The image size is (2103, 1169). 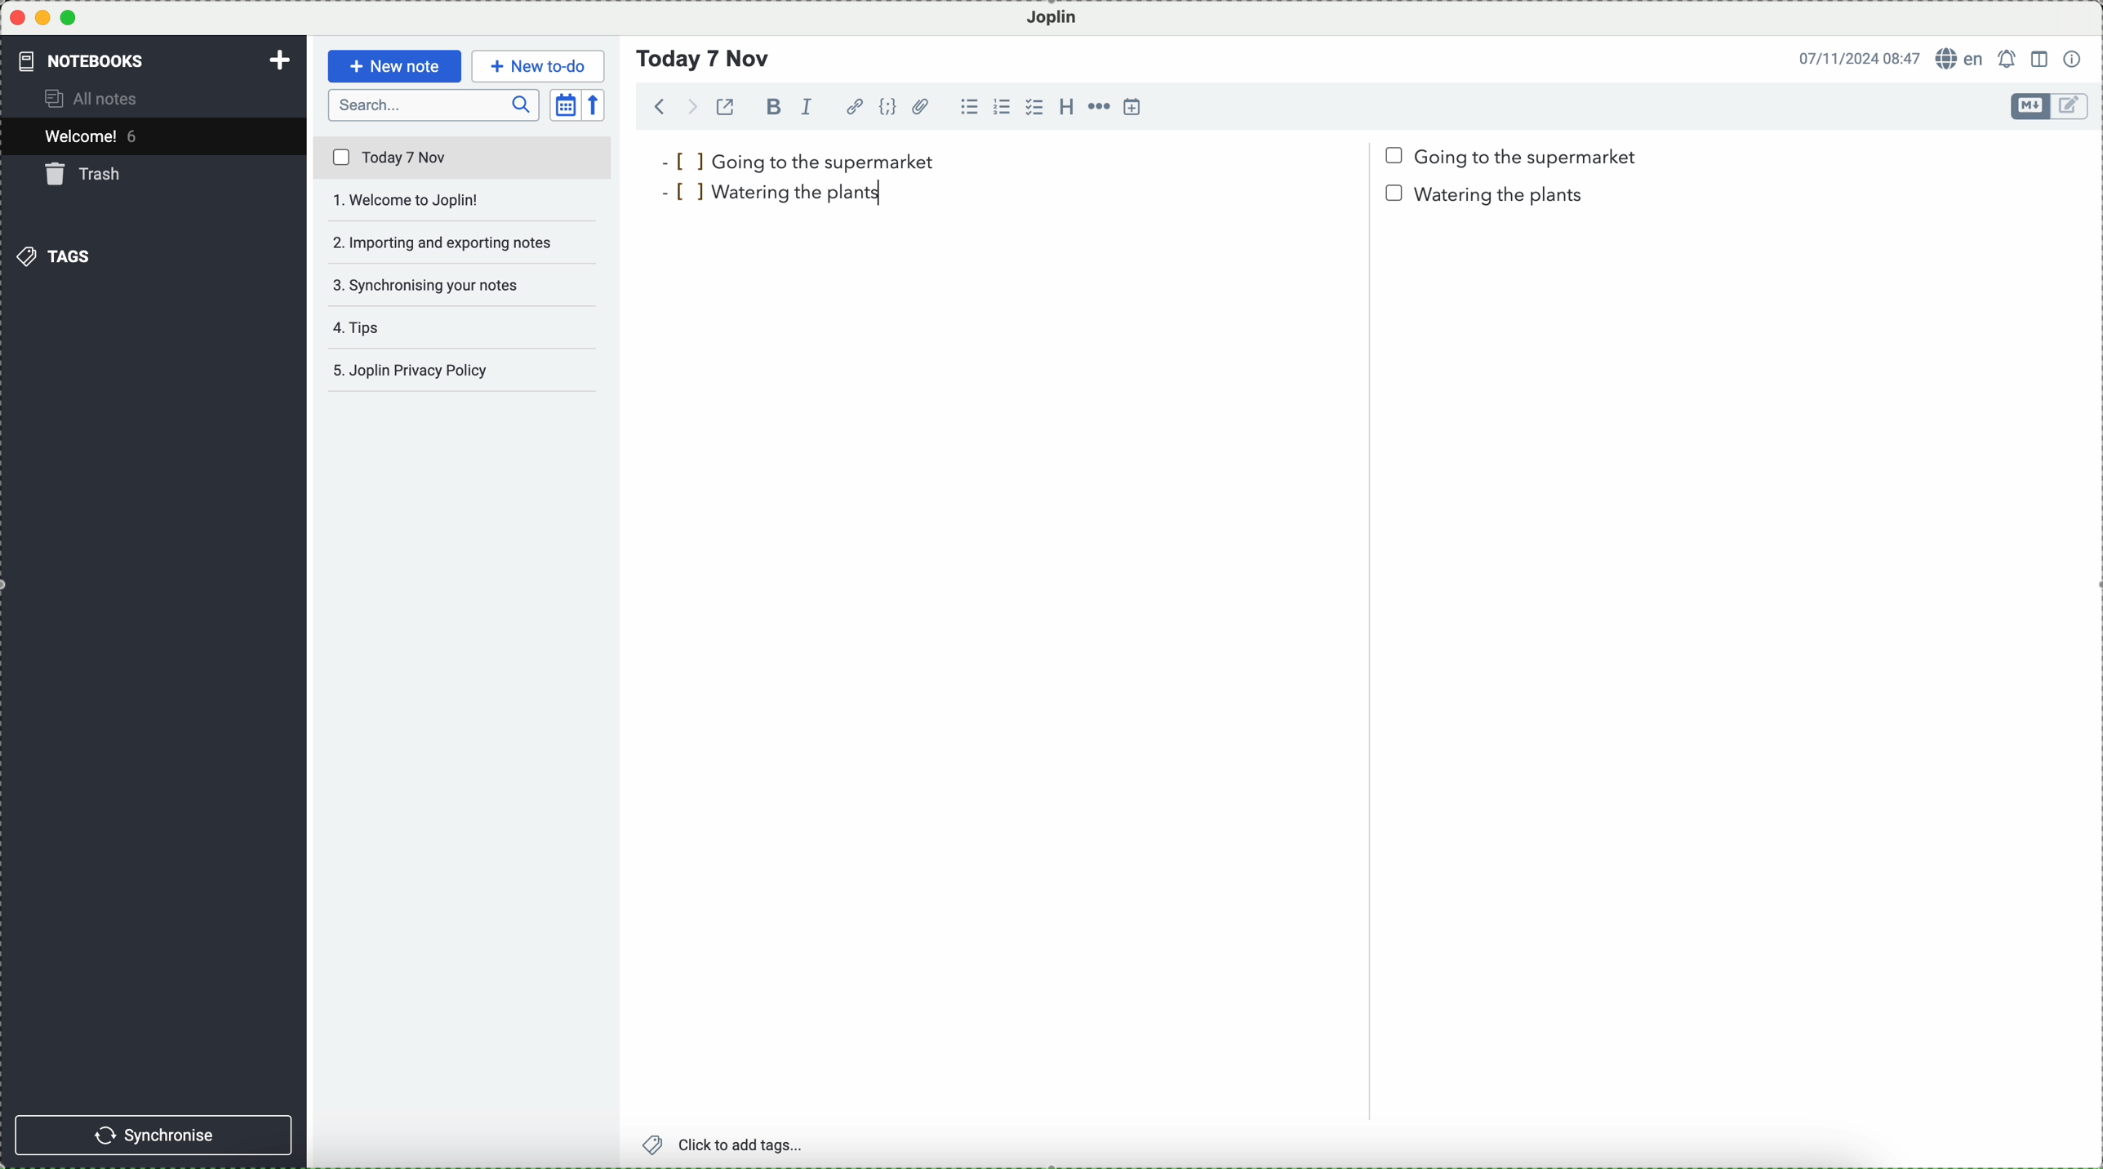 I want to click on horizontal rule, so click(x=1098, y=107).